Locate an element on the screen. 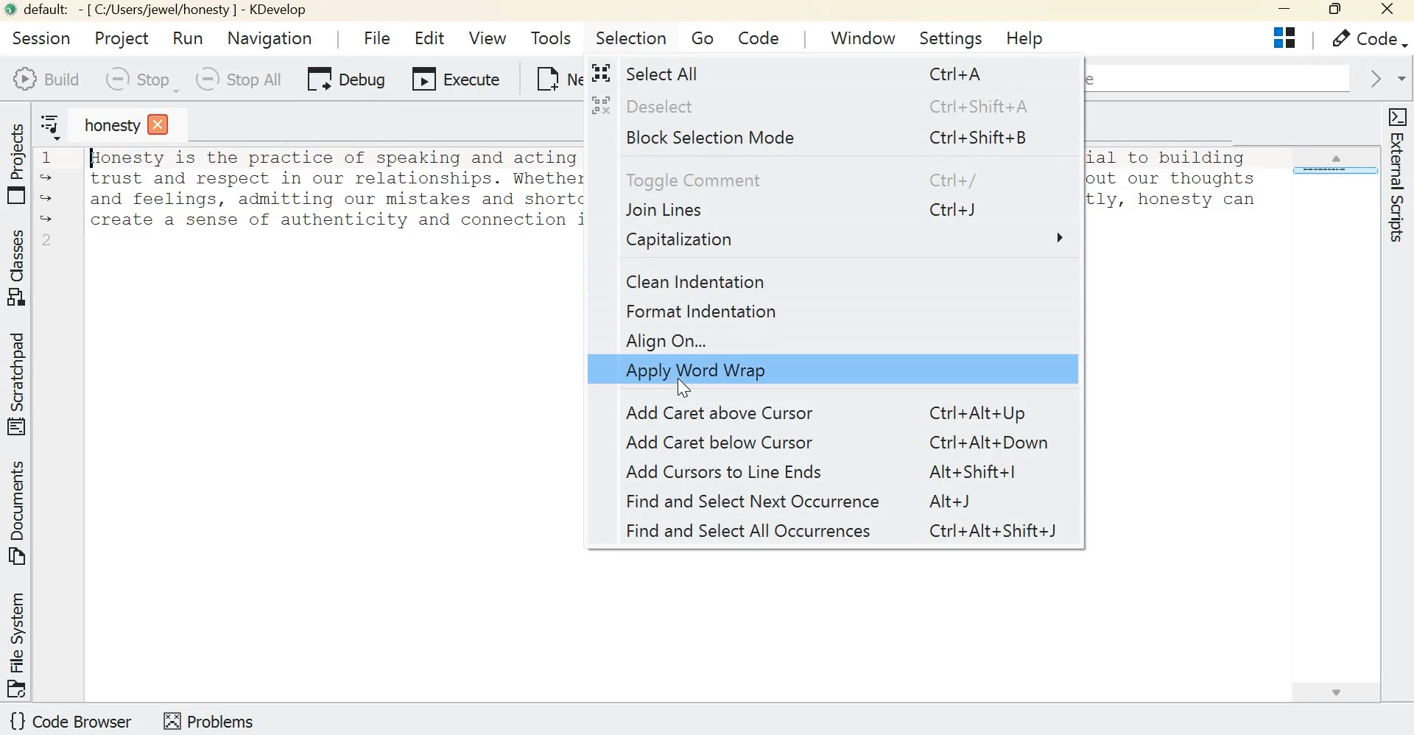 The image size is (1414, 735). Find and select all occurrences is located at coordinates (843, 530).